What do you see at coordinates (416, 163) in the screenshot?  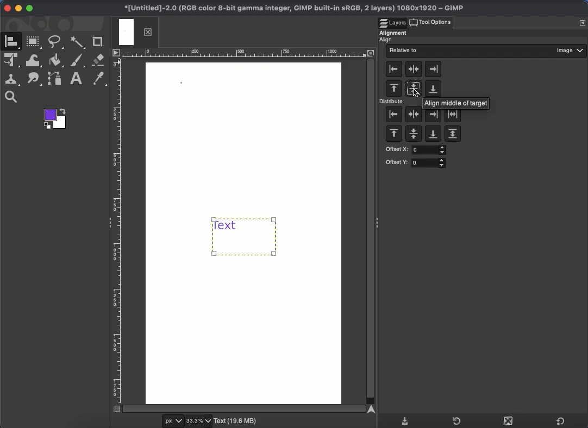 I see `Offset Y:` at bounding box center [416, 163].